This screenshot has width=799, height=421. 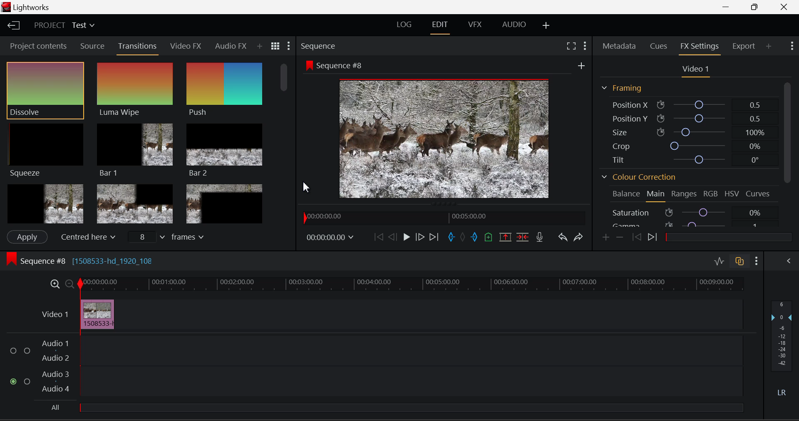 I want to click on Full Screen, so click(x=571, y=46).